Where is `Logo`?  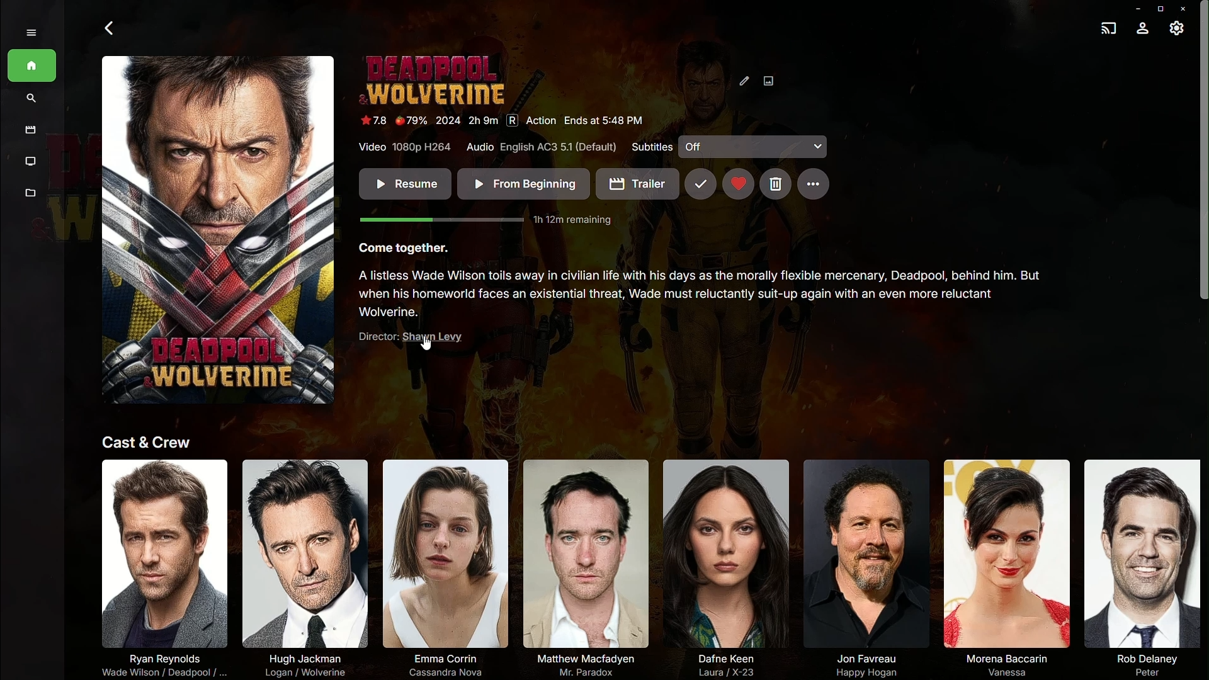 Logo is located at coordinates (433, 79).